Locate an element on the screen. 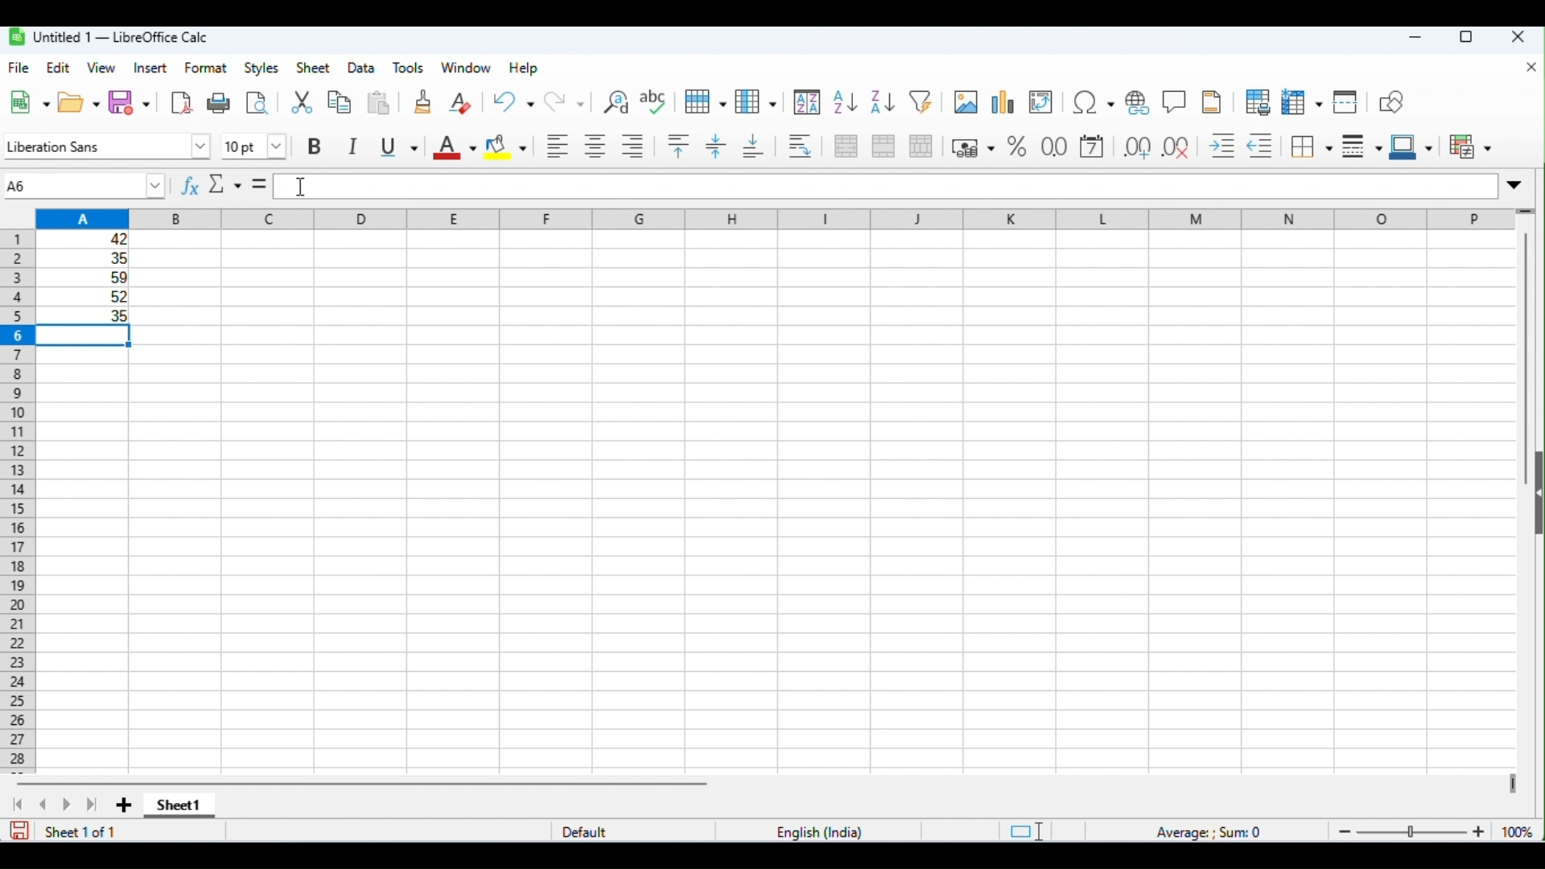 The height and width of the screenshot is (869, 1545). format as currency is located at coordinates (974, 146).